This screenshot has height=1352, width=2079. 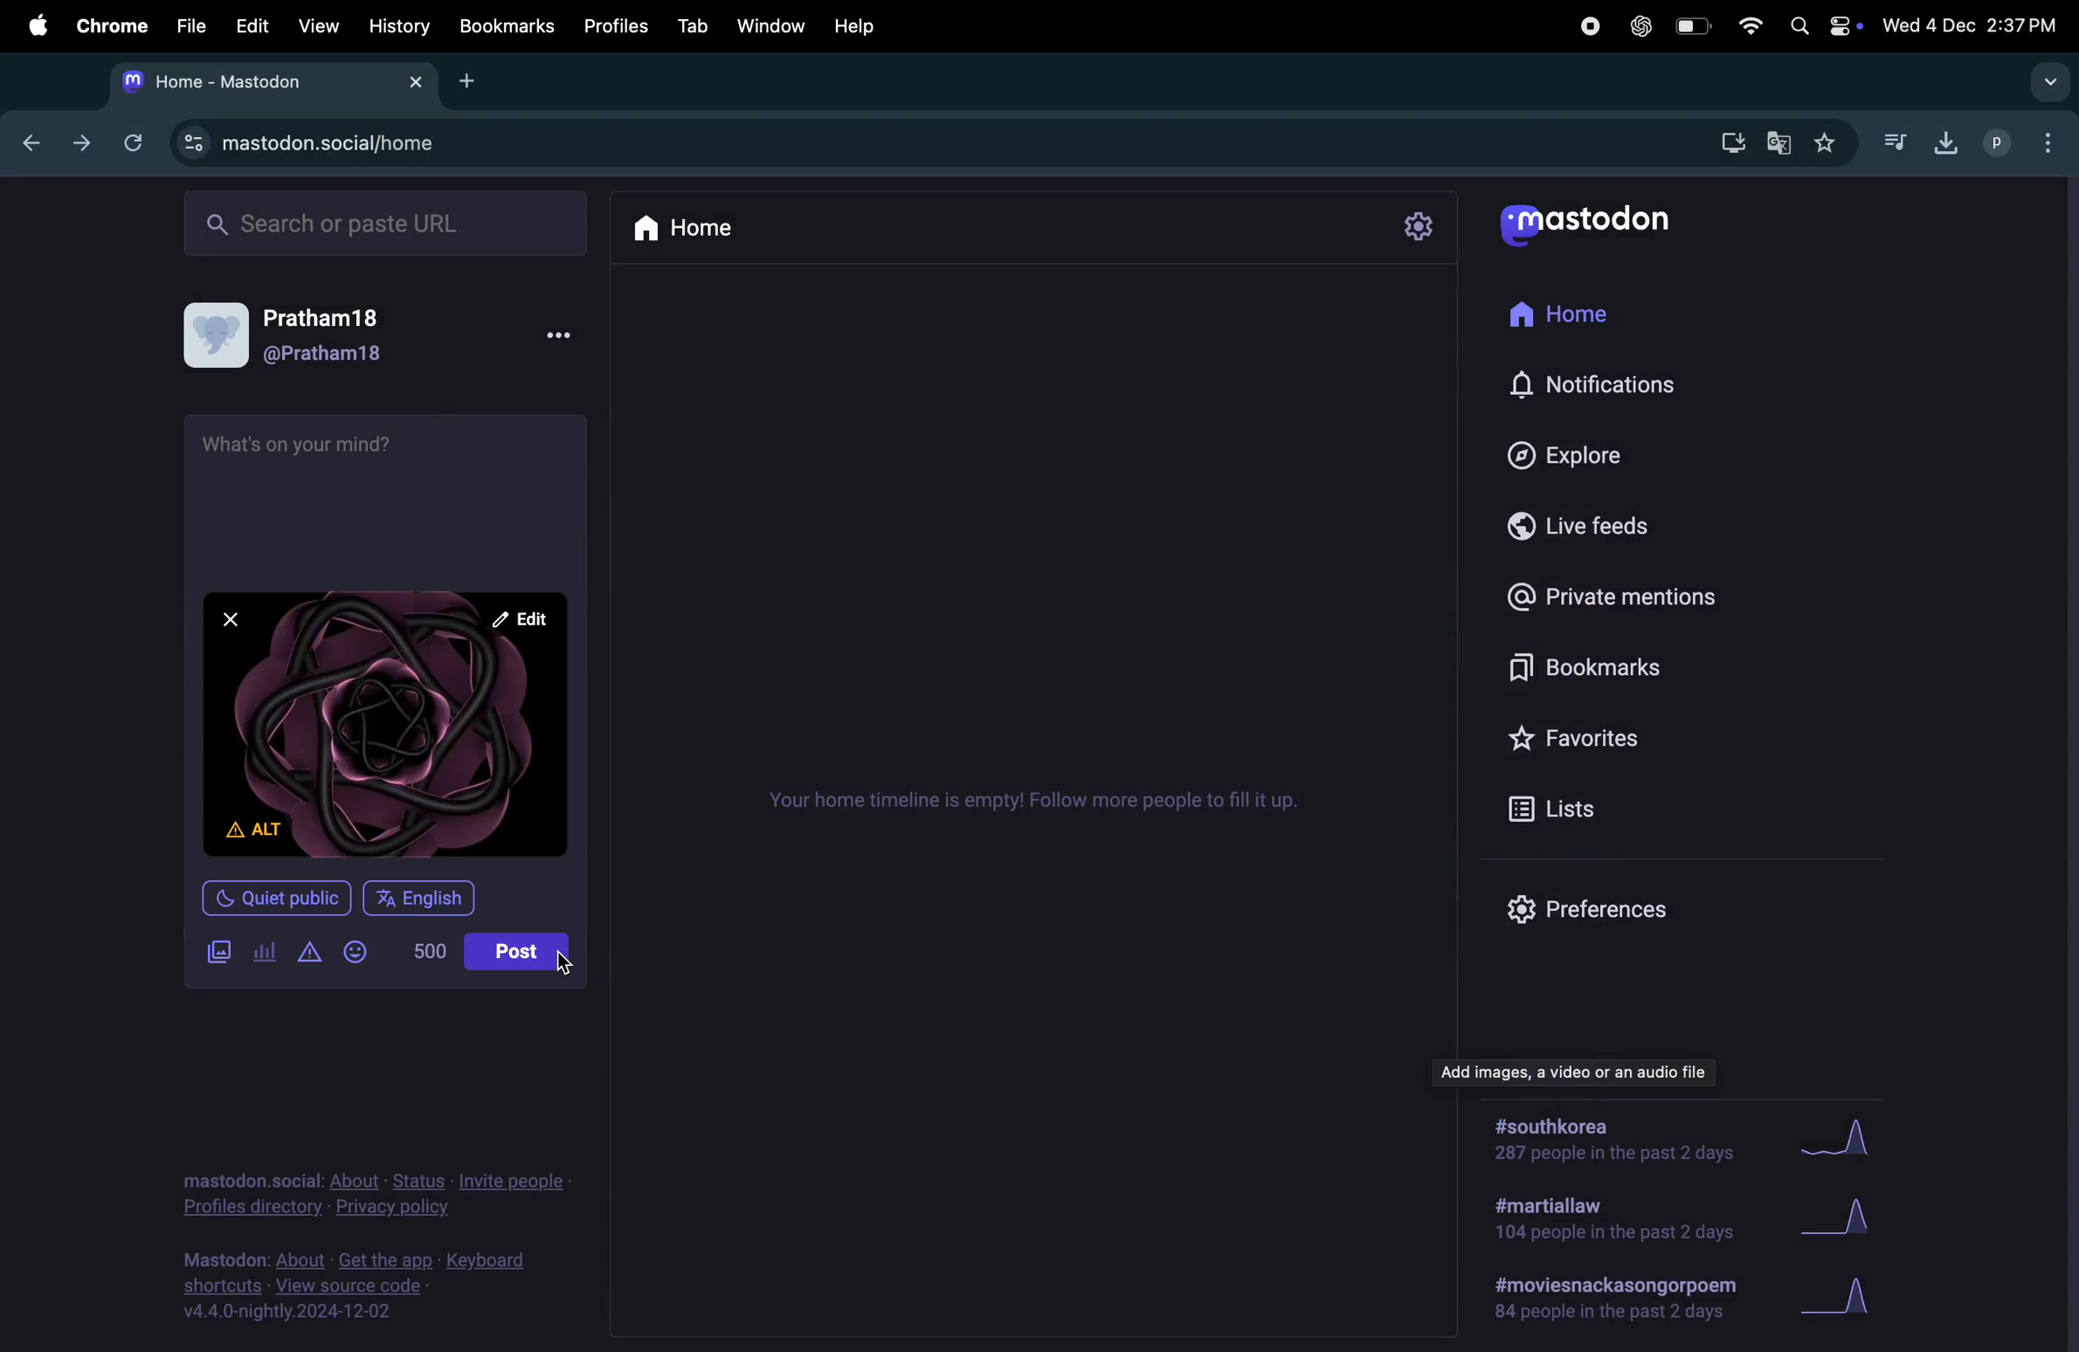 What do you see at coordinates (266, 954) in the screenshot?
I see `poll` at bounding box center [266, 954].